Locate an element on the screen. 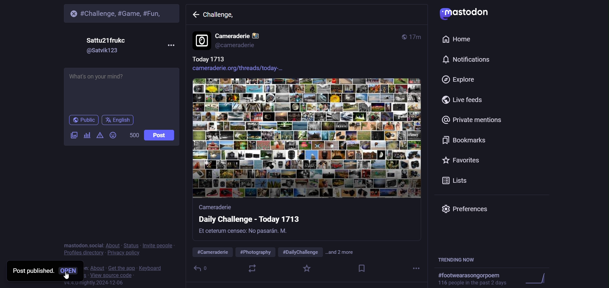 Image resolution: width=609 pixels, height=288 pixels. profile directorie is located at coordinates (83, 253).